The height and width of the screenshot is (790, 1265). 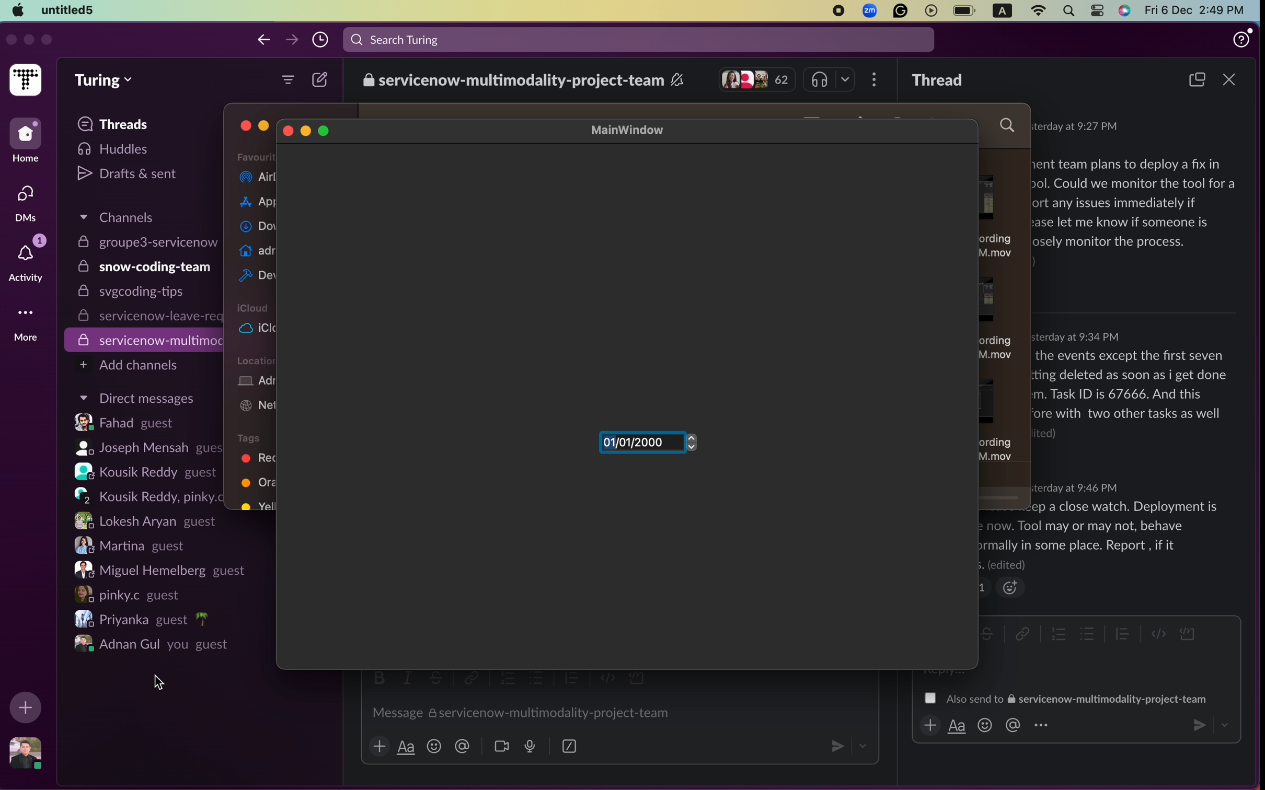 What do you see at coordinates (289, 78) in the screenshot?
I see `menu` at bounding box center [289, 78].